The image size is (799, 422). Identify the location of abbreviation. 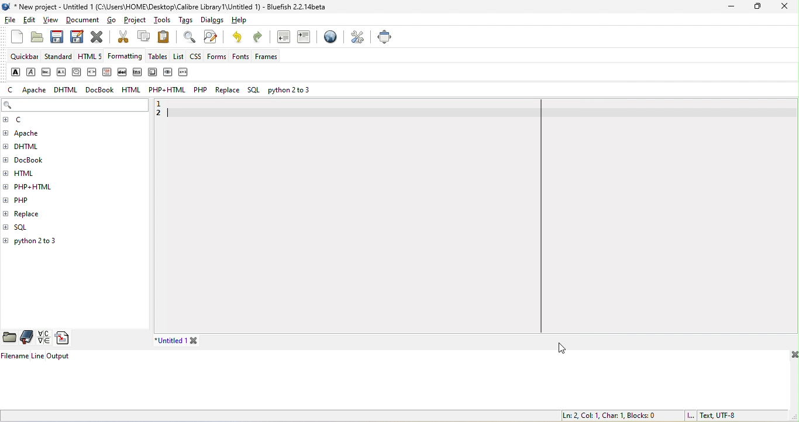
(47, 71).